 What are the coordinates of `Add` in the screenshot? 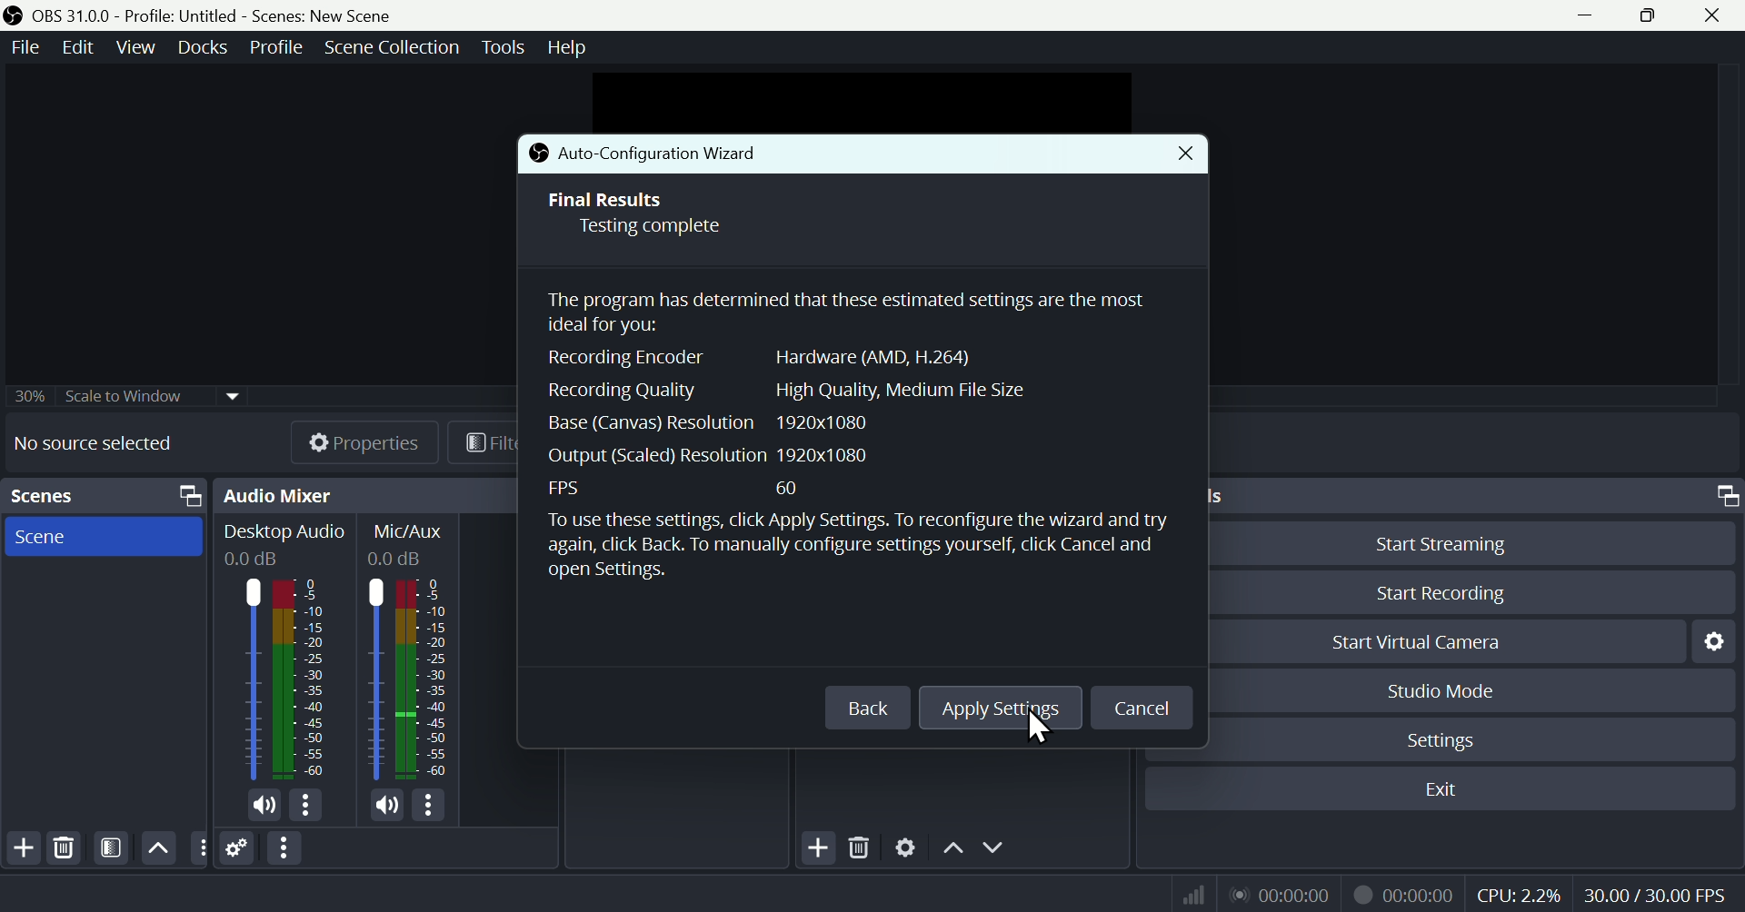 It's located at (22, 848).